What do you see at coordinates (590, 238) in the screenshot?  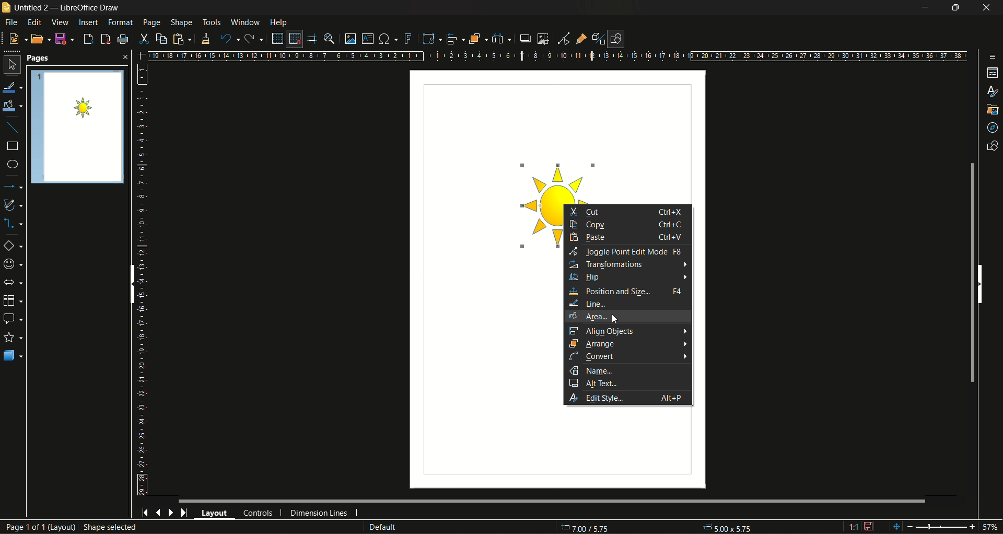 I see `paste` at bounding box center [590, 238].